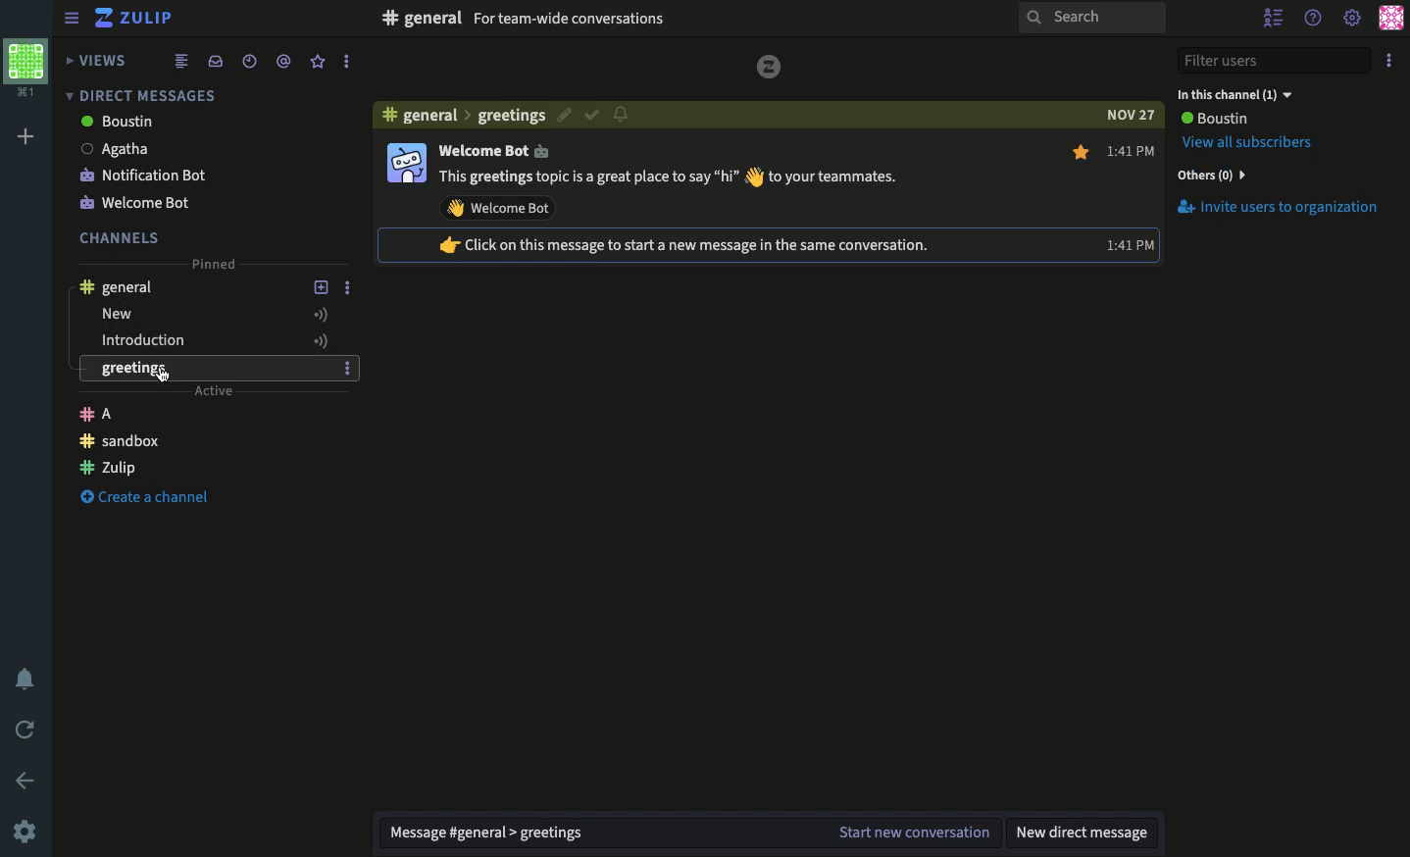 The image size is (1410, 857). Describe the element at coordinates (187, 314) in the screenshot. I see `new` at that location.